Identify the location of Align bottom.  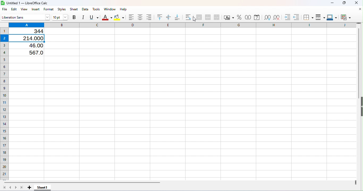
(177, 16).